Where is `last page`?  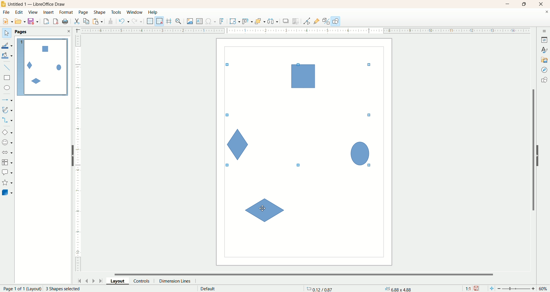 last page is located at coordinates (102, 280).